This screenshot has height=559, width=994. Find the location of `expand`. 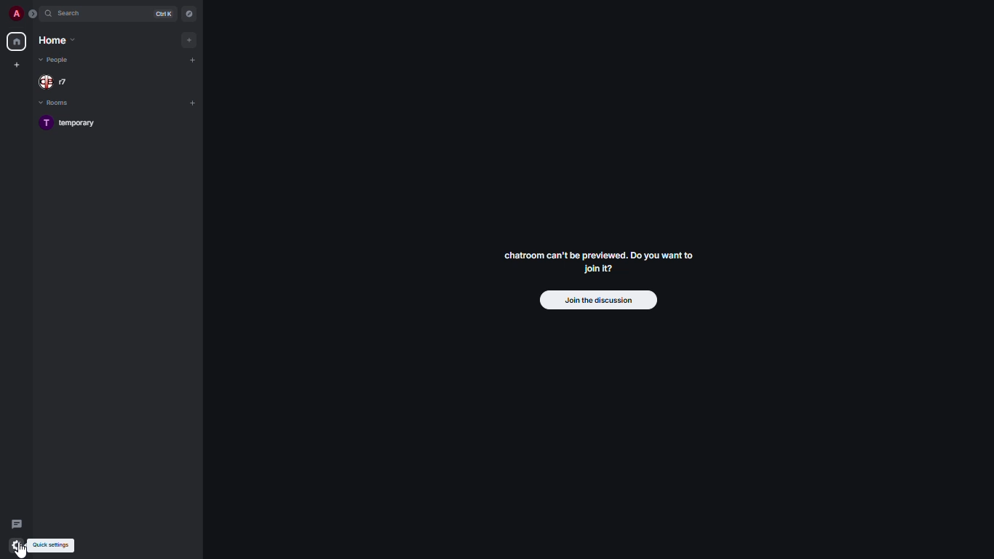

expand is located at coordinates (33, 14).